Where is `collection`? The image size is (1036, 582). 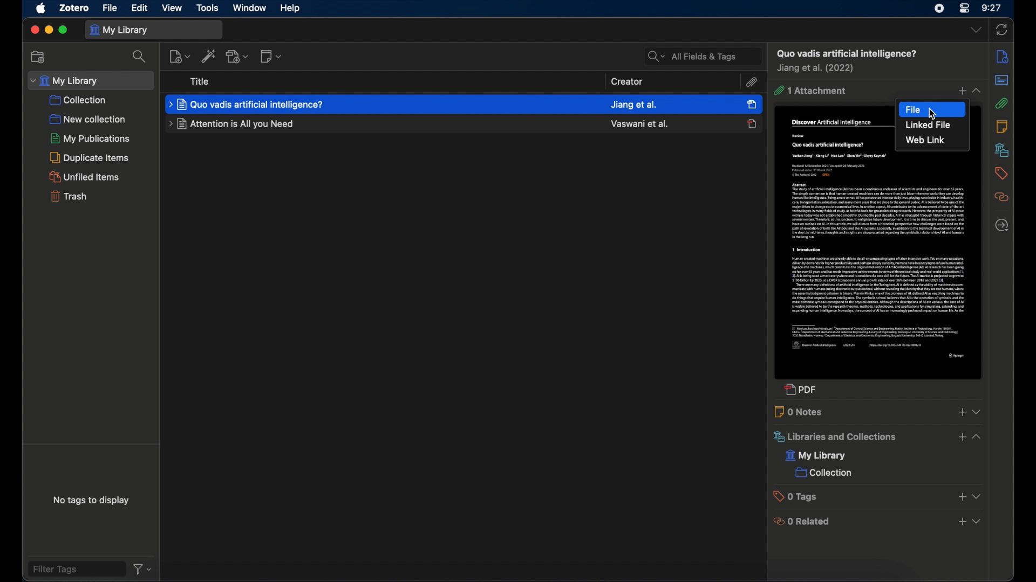 collection is located at coordinates (823, 474).